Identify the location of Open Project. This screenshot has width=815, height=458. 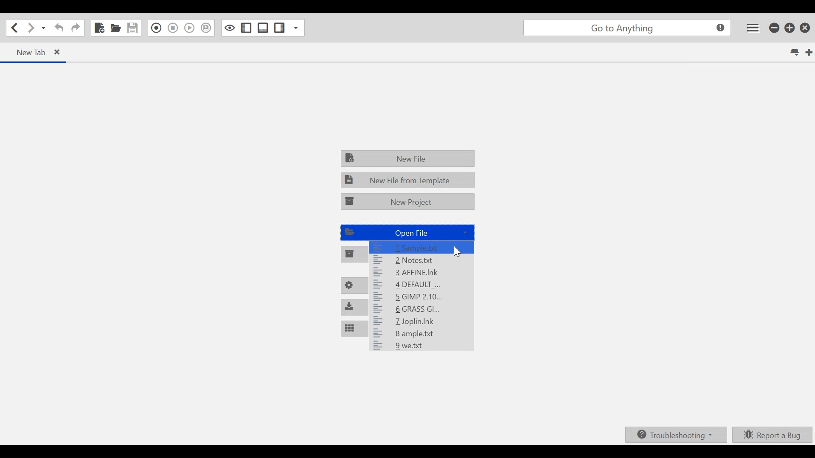
(354, 254).